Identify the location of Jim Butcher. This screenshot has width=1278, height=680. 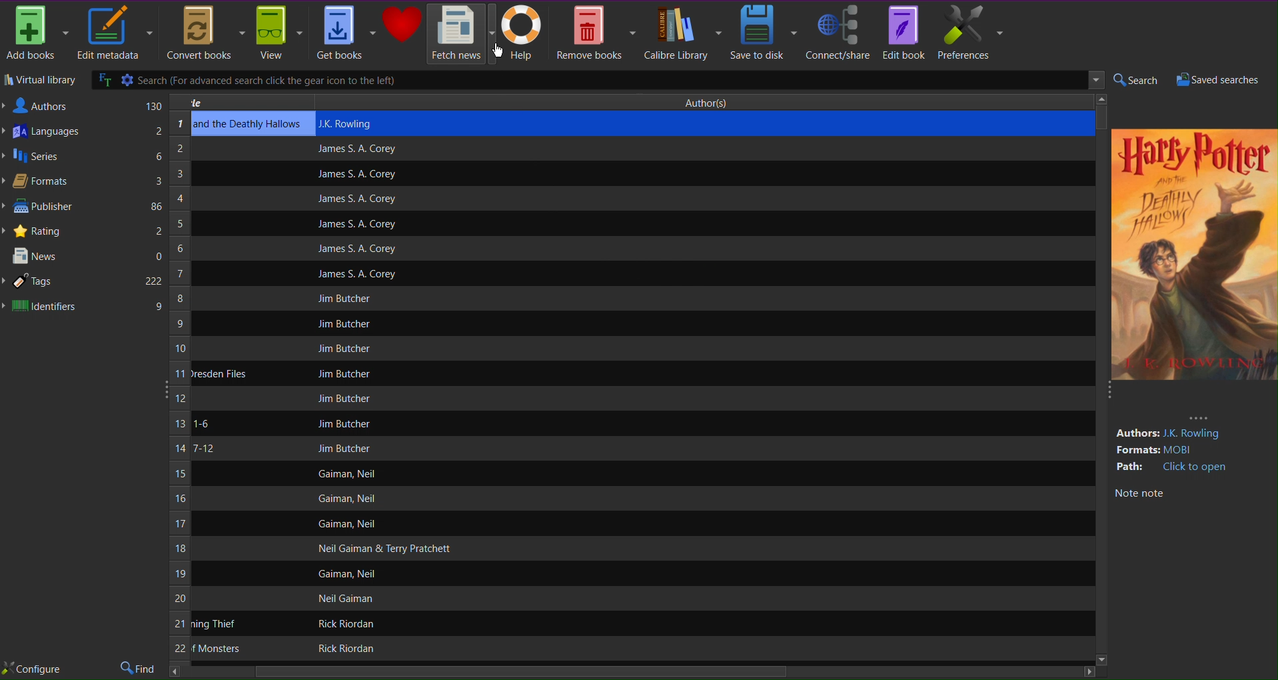
(347, 373).